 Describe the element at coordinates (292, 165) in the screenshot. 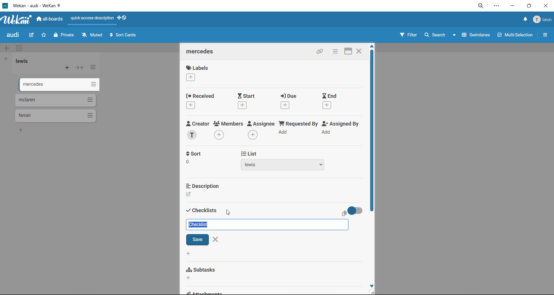

I see `list` at that location.